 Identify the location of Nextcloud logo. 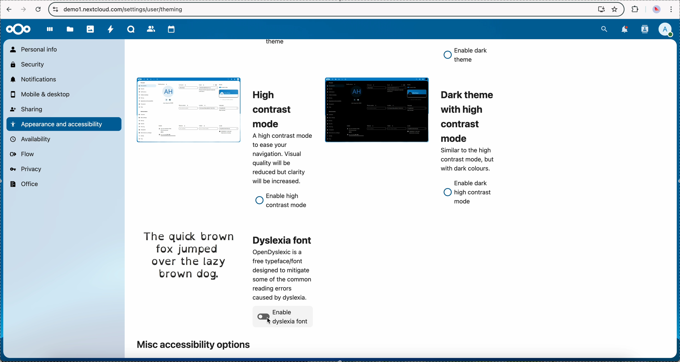
(19, 29).